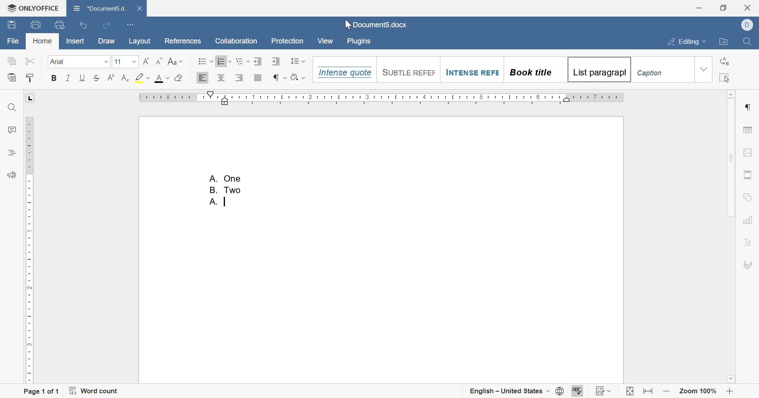  What do you see at coordinates (31, 77) in the screenshot?
I see `Copy style` at bounding box center [31, 77].